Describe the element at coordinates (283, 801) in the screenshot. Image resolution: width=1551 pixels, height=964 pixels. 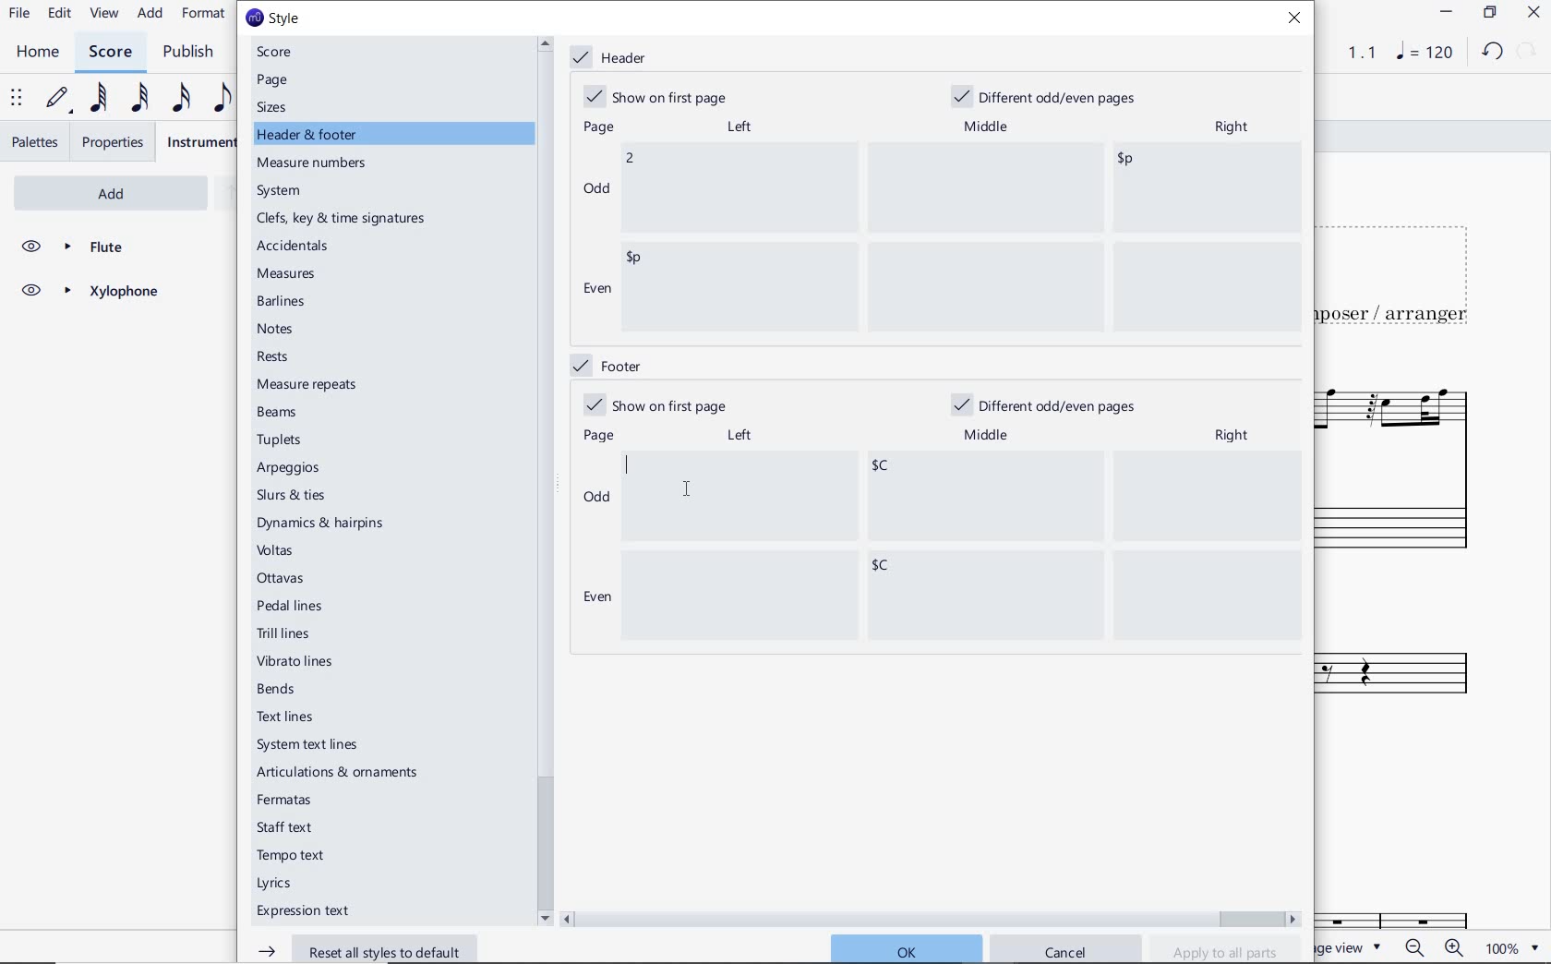
I see `fermatas` at that location.